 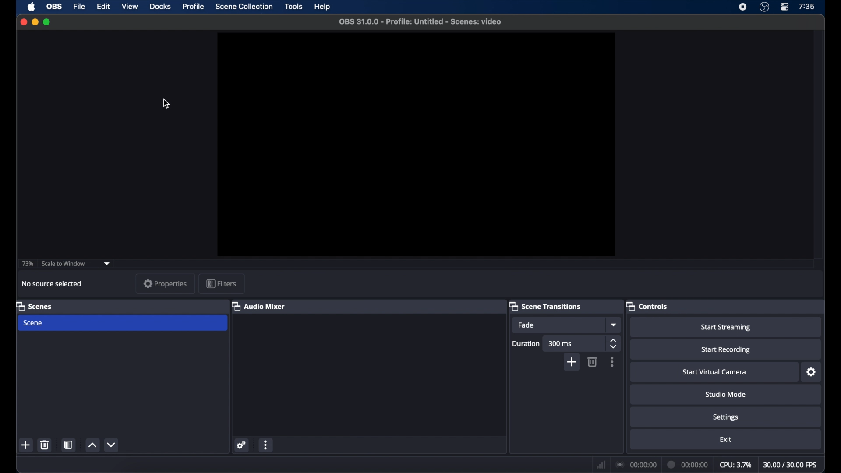 What do you see at coordinates (45, 445) in the screenshot?
I see `delete` at bounding box center [45, 445].